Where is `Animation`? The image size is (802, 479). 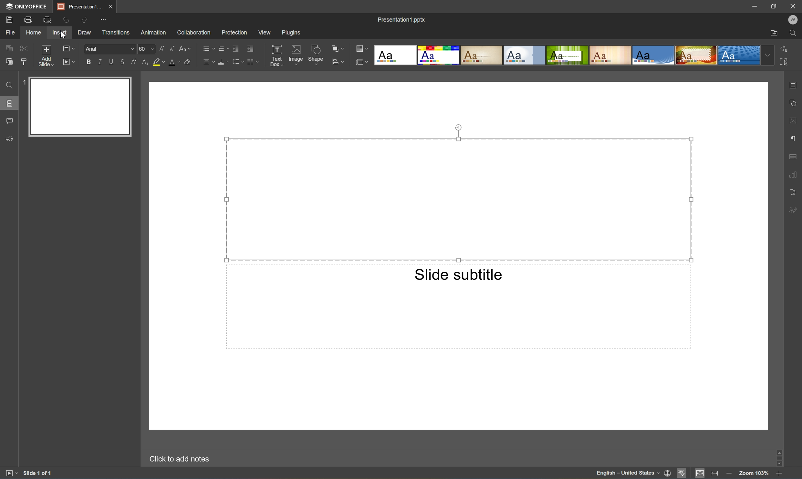 Animation is located at coordinates (153, 33).